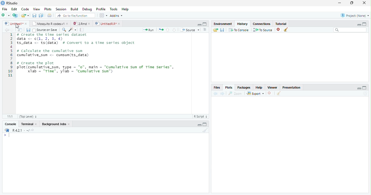 The height and width of the screenshot is (195, 371). Describe the element at coordinates (292, 88) in the screenshot. I see `Presentation` at that location.